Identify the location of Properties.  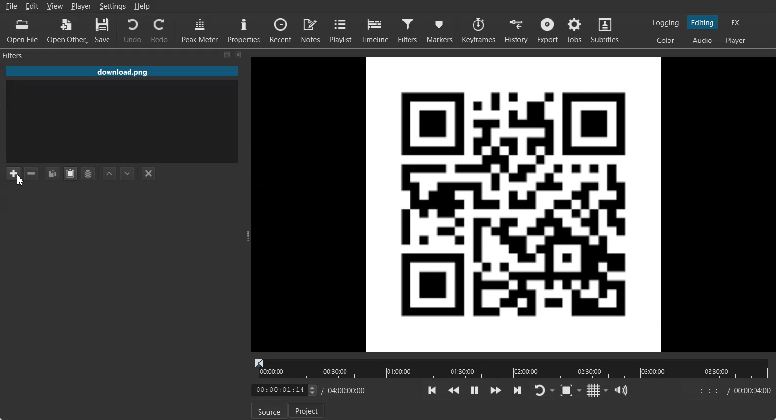
(244, 29).